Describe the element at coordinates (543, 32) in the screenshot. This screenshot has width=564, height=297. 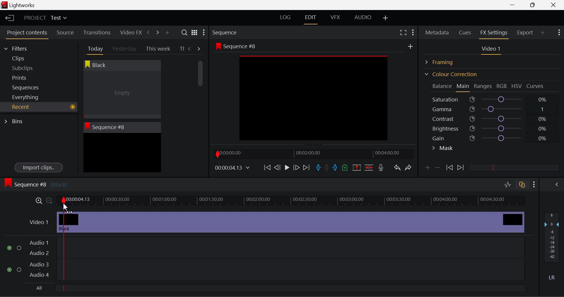
I see `Add Panel` at that location.